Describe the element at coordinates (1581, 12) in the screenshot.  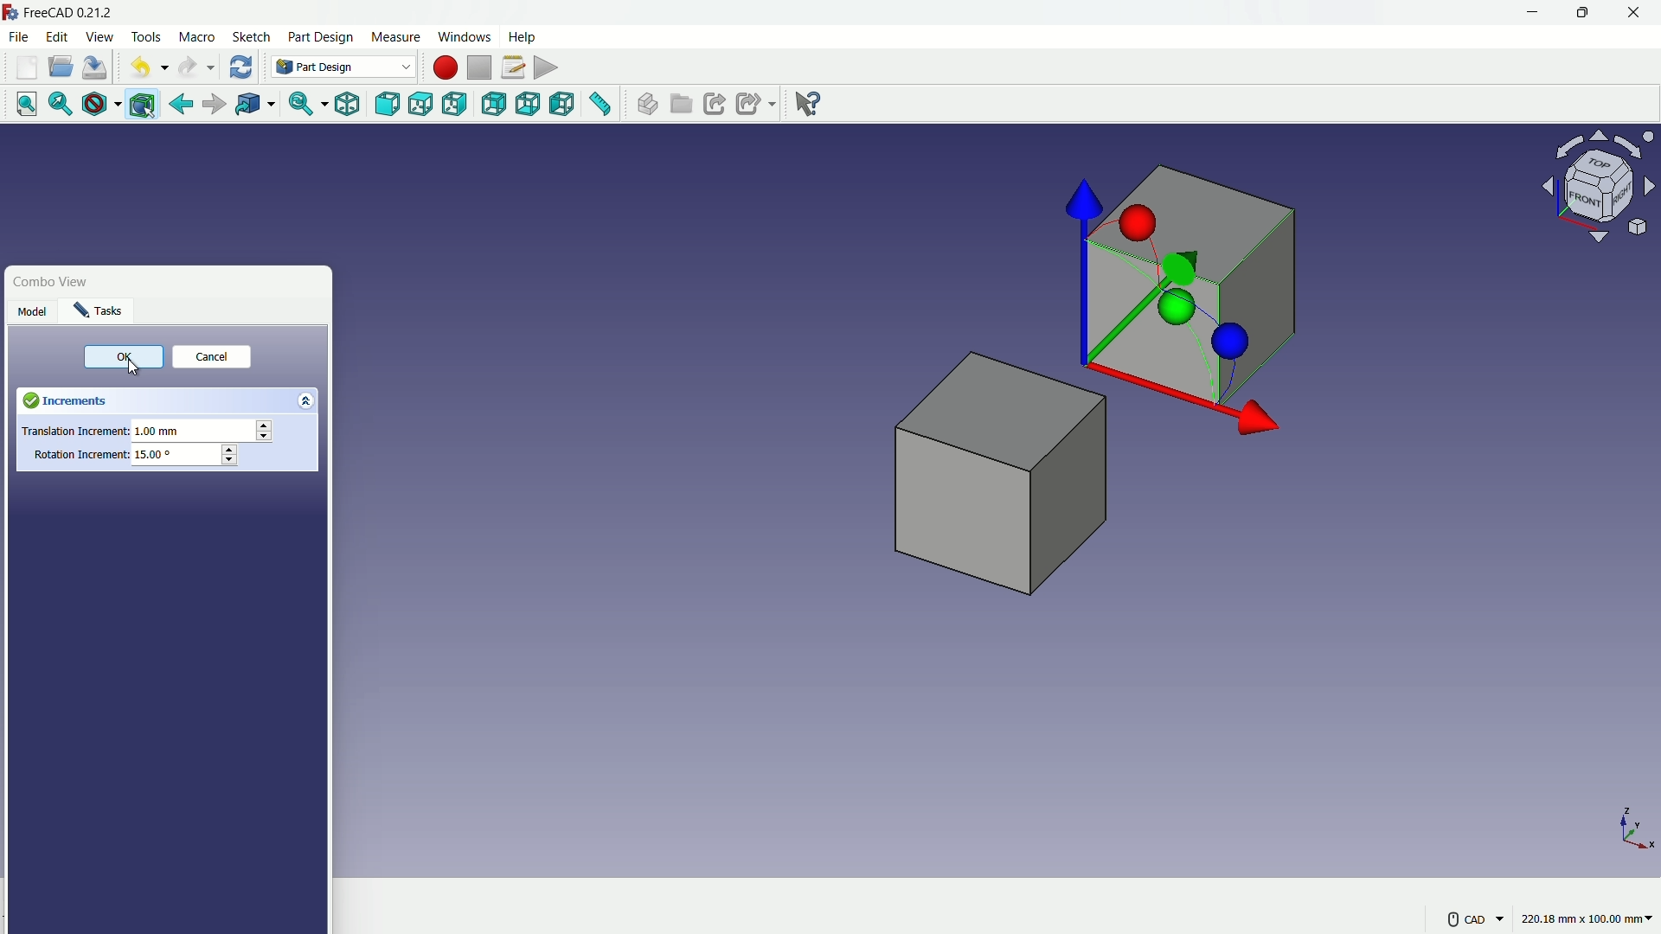
I see `maximize or restore` at that location.